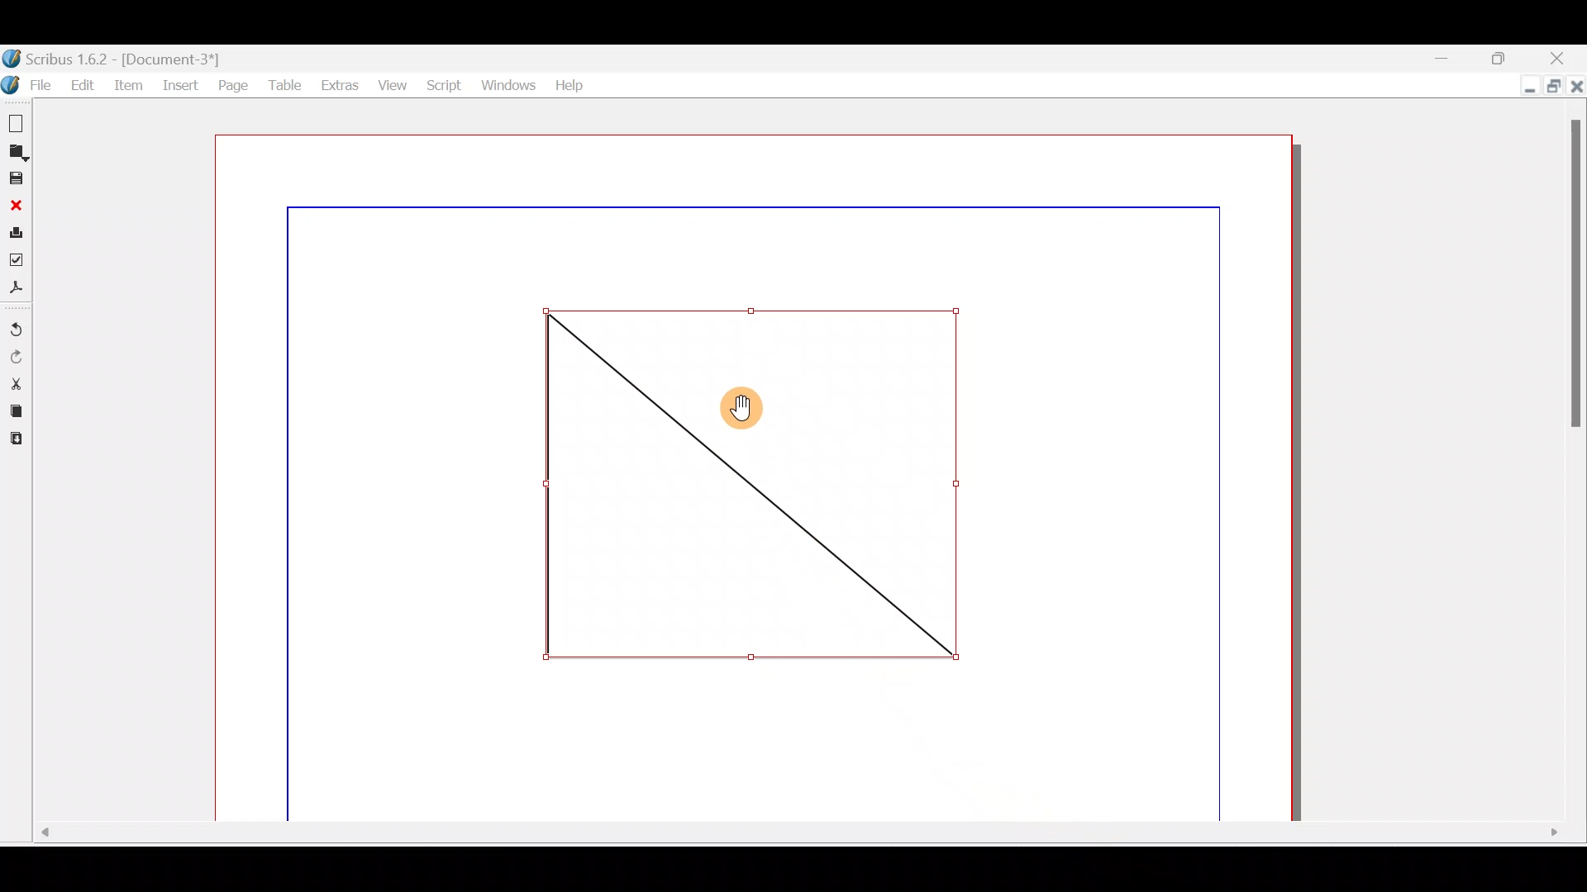 The image size is (1587, 892). What do you see at coordinates (17, 121) in the screenshot?
I see `New` at bounding box center [17, 121].